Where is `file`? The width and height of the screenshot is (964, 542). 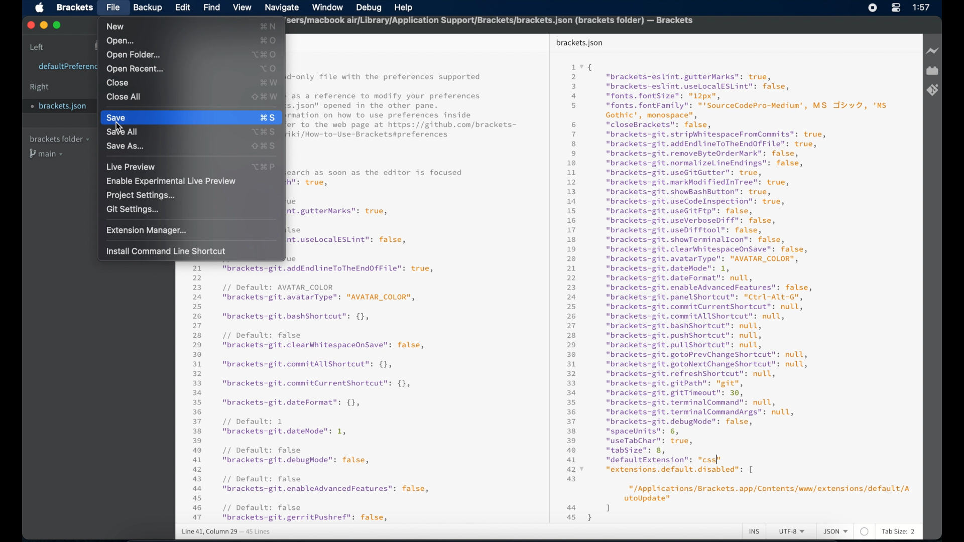 file is located at coordinates (113, 8).